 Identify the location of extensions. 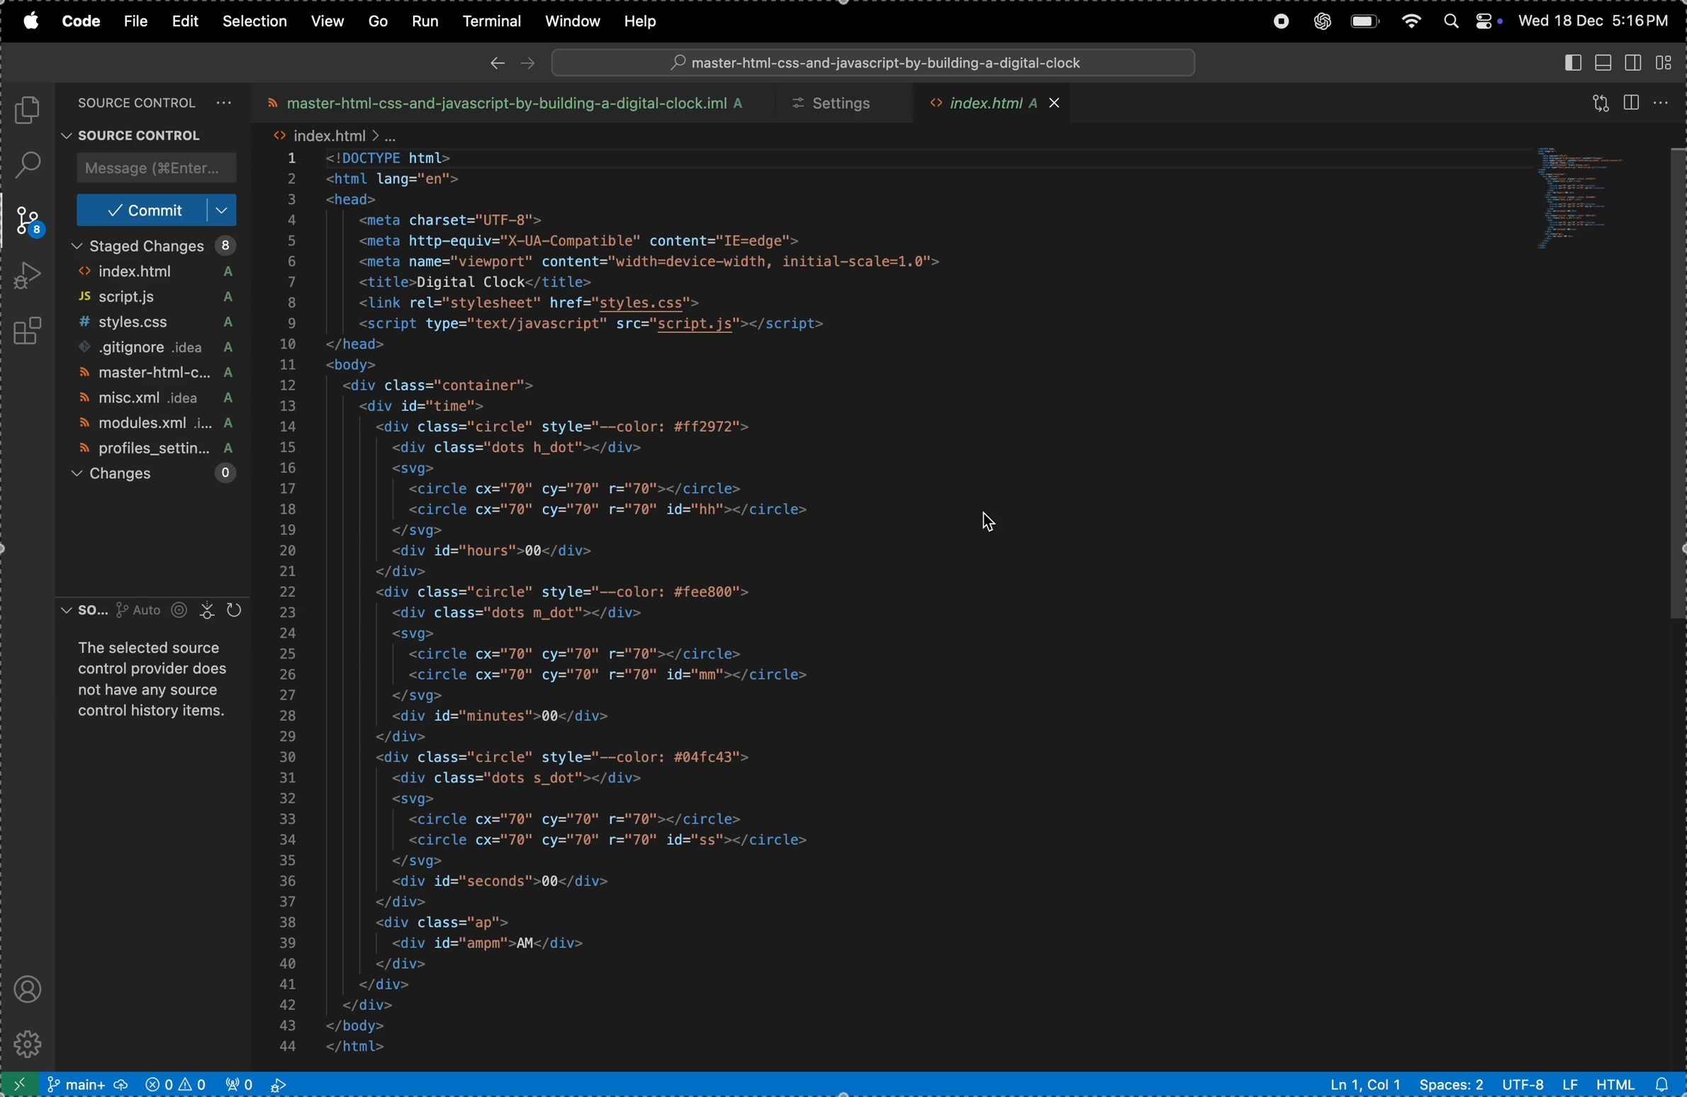
(33, 327).